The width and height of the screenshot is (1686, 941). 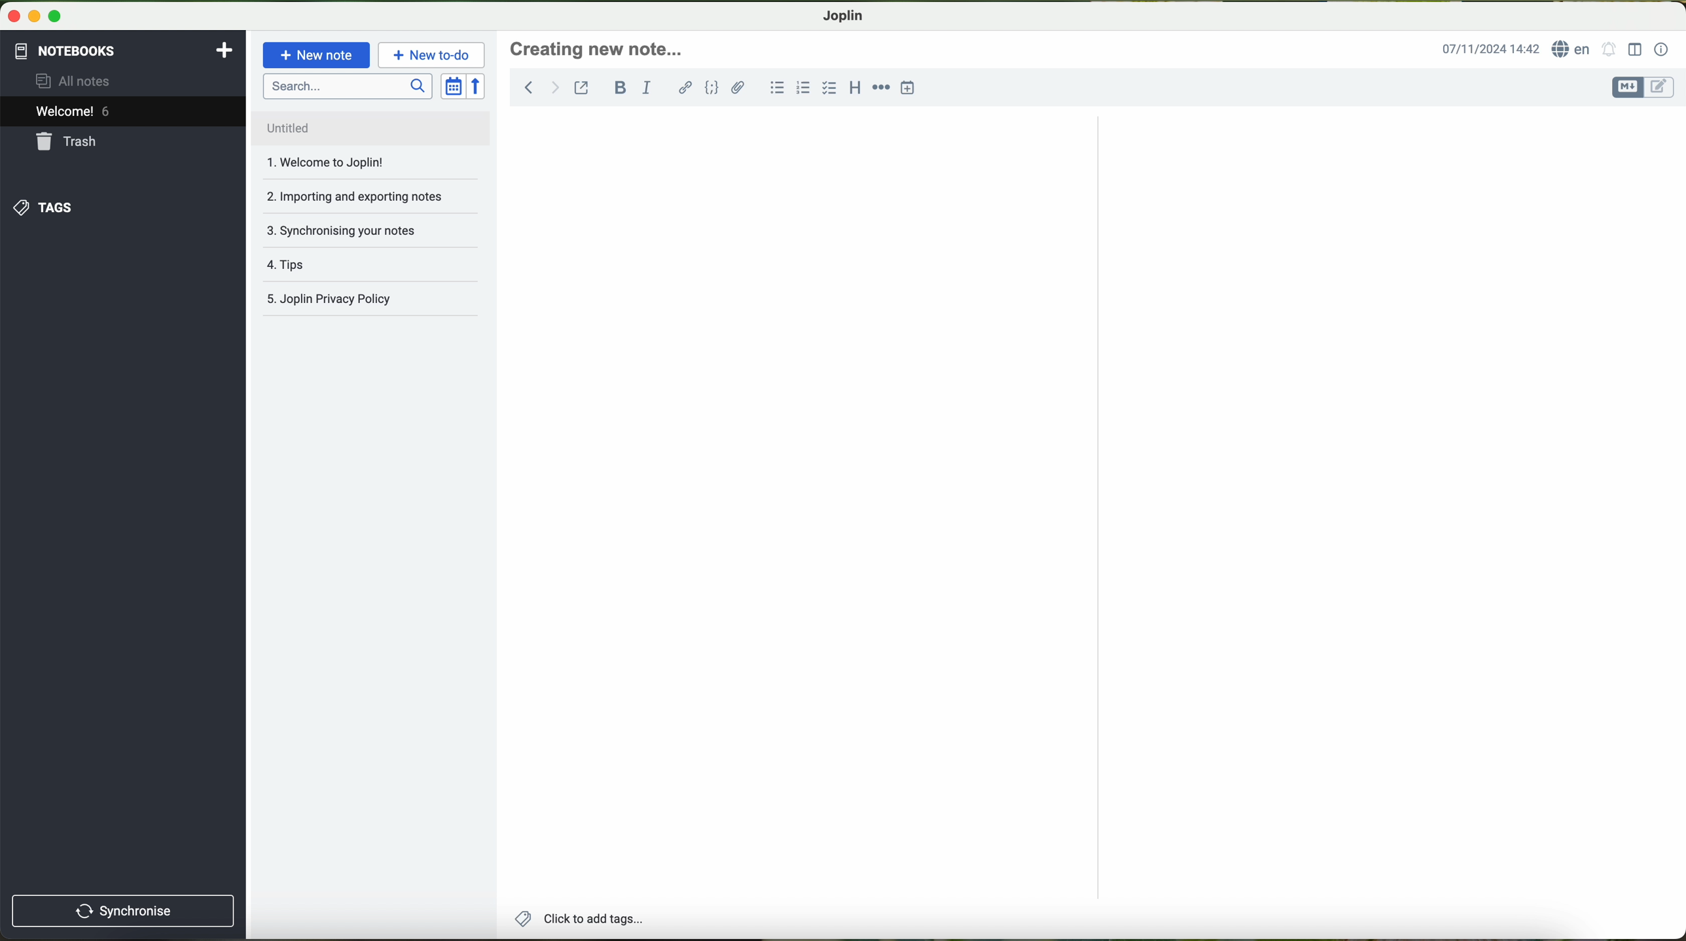 What do you see at coordinates (536, 87) in the screenshot?
I see `navigation arrows` at bounding box center [536, 87].